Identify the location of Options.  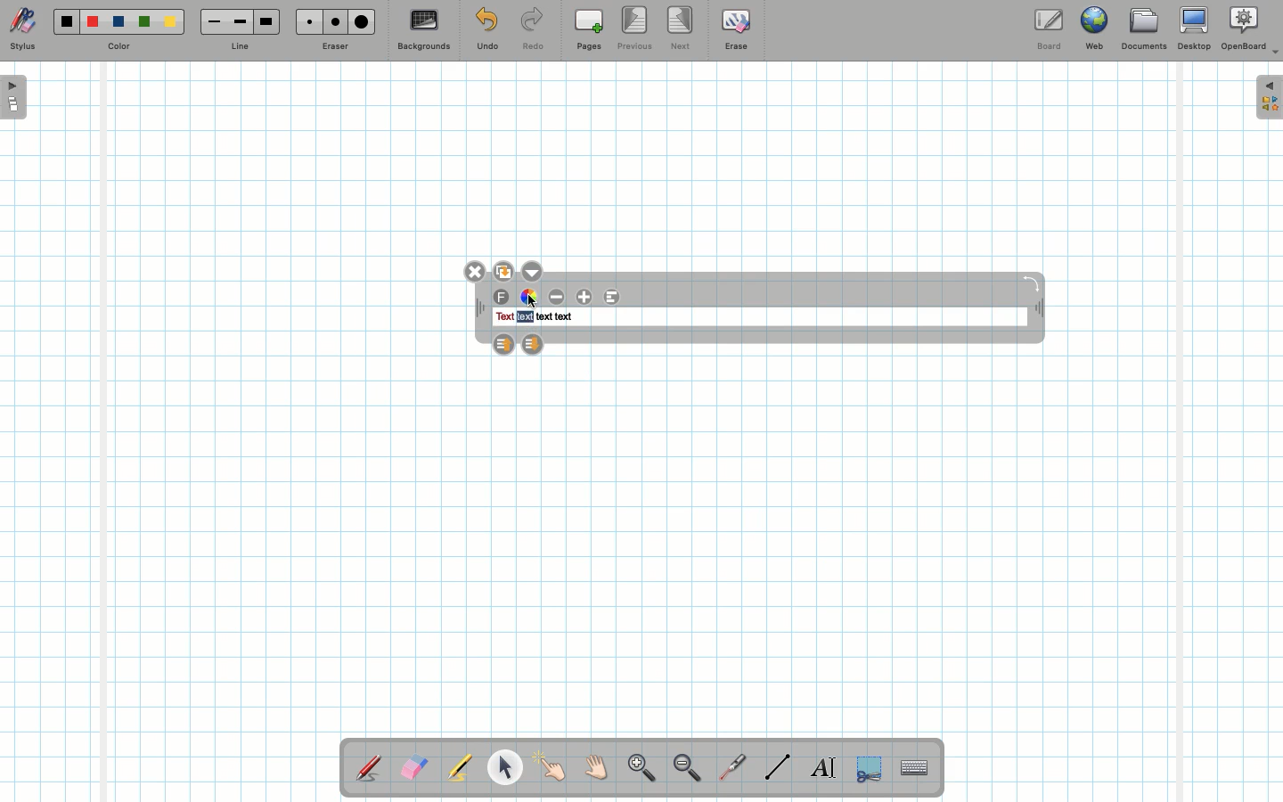
(536, 270).